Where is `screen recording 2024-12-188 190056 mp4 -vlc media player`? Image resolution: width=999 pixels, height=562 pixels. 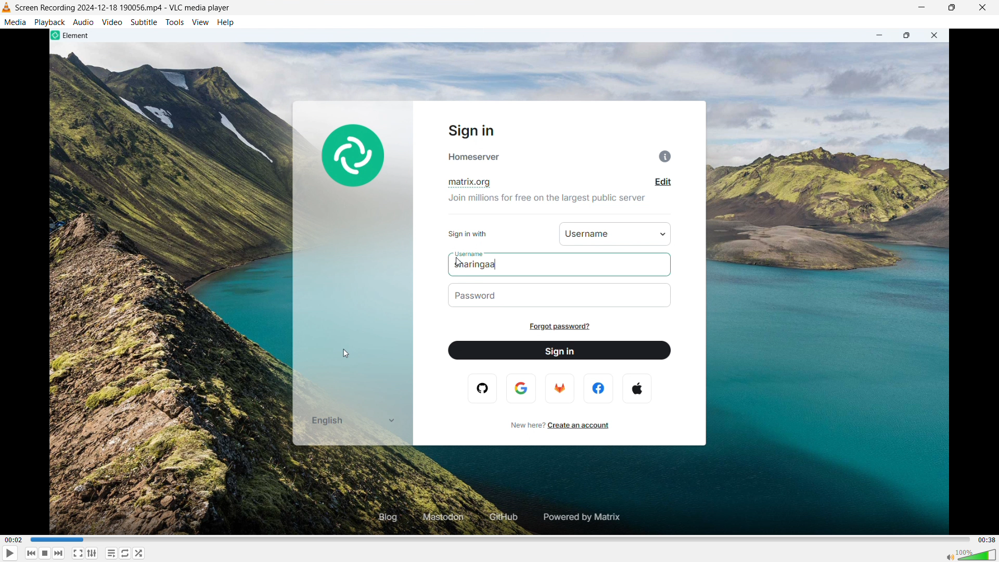
screen recording 2024-12-188 190056 mp4 -vlc media player is located at coordinates (134, 7).